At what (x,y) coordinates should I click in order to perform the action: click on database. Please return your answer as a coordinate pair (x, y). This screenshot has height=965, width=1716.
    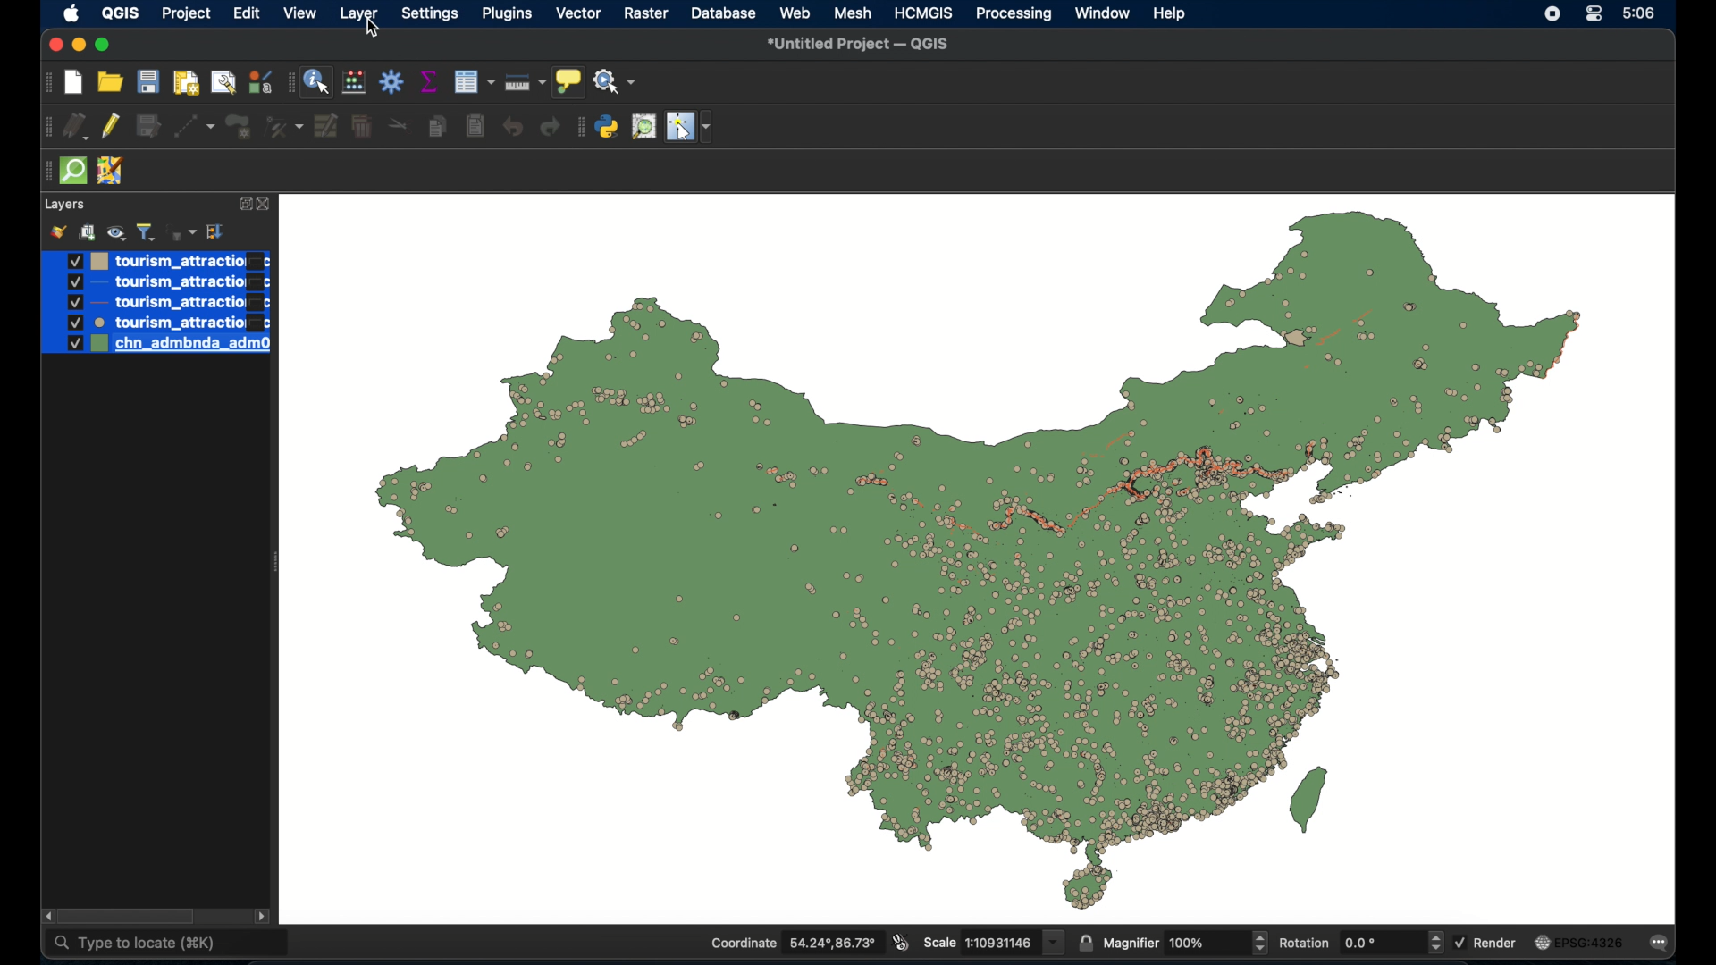
    Looking at the image, I should click on (723, 13).